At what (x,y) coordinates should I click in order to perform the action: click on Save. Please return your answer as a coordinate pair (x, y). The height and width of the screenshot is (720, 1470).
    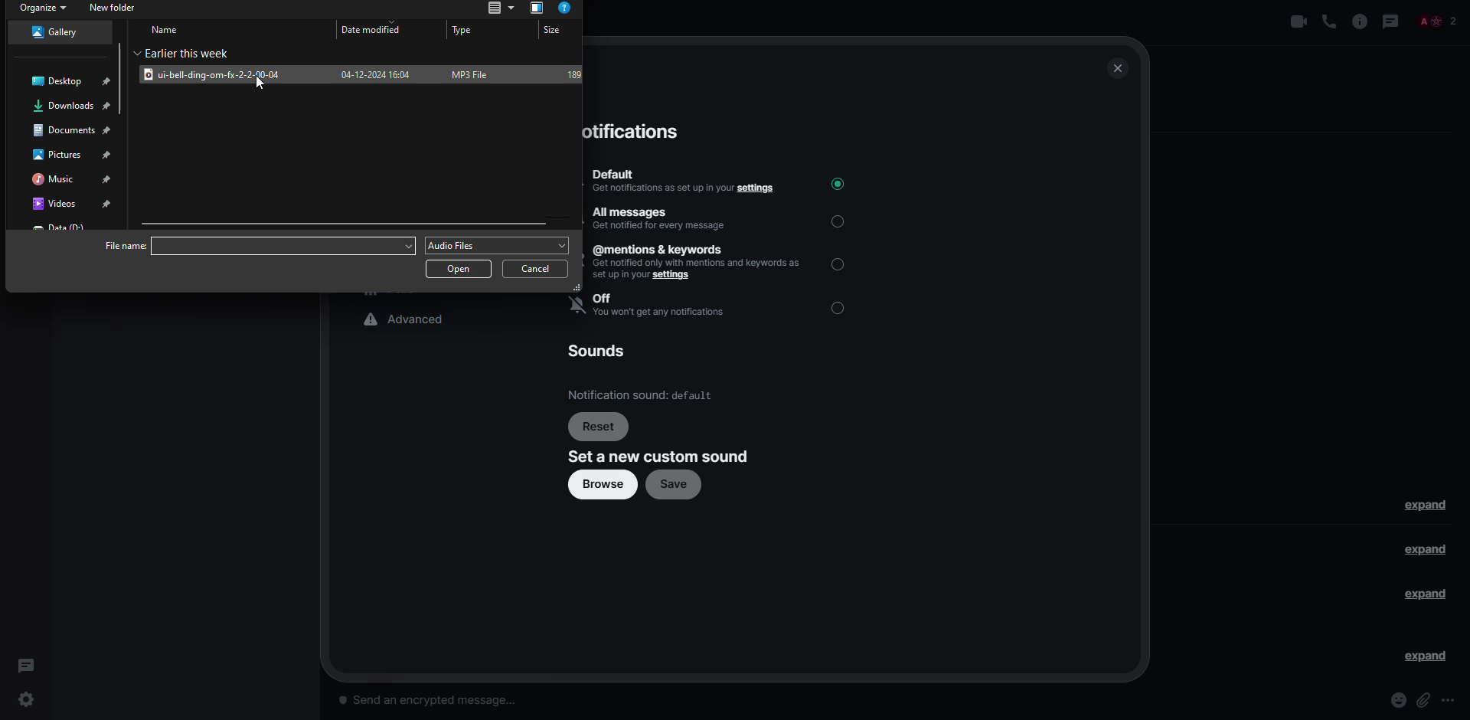
    Looking at the image, I should click on (555, 30).